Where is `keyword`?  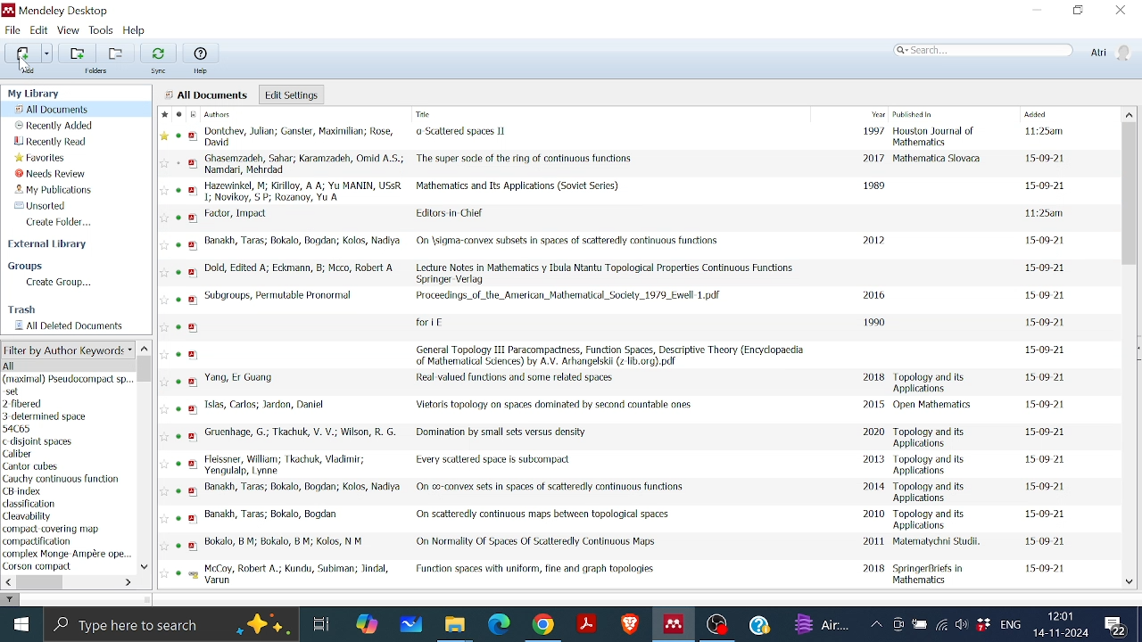
keyword is located at coordinates (24, 454).